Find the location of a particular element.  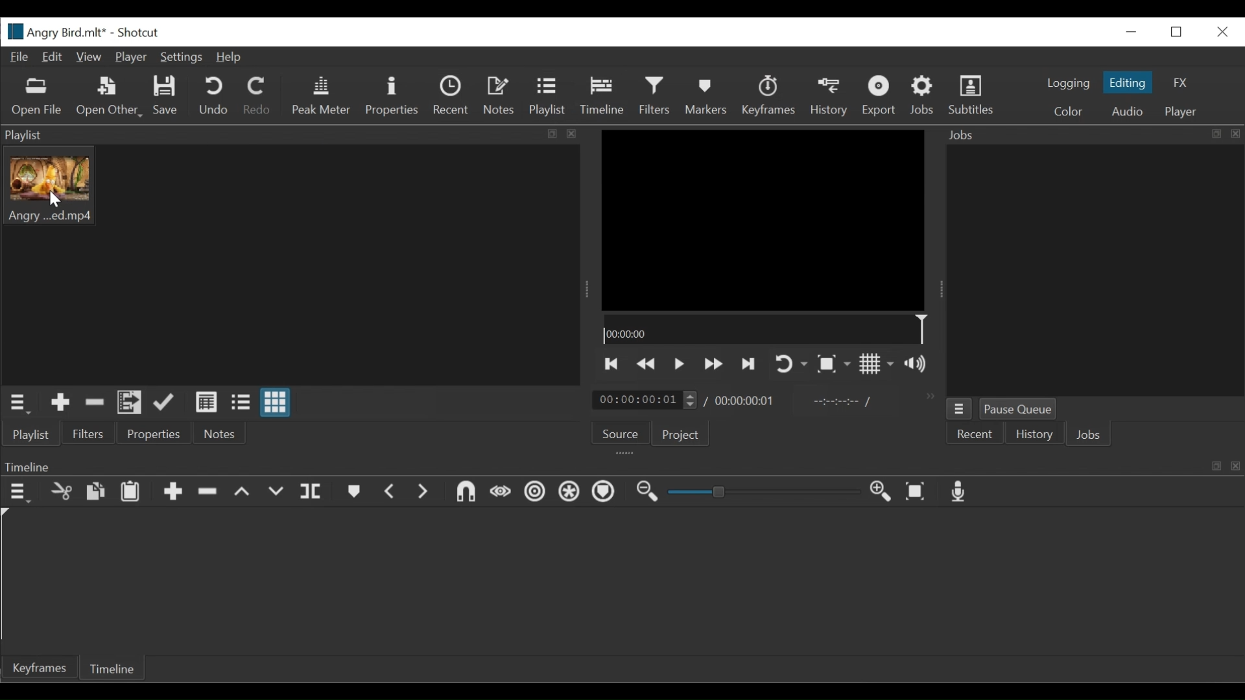

Total duration is located at coordinates (744, 401).